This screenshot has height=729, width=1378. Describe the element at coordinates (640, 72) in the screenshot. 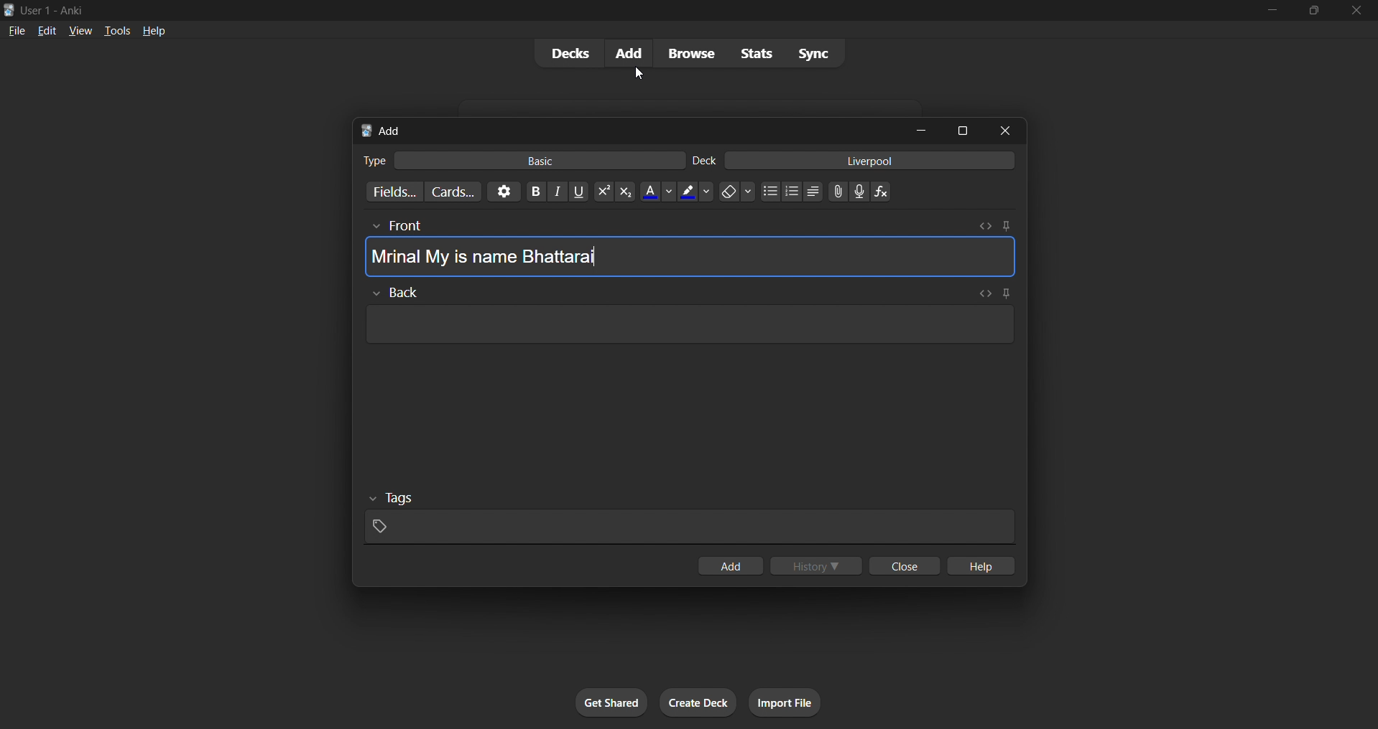

I see `Cursor` at that location.